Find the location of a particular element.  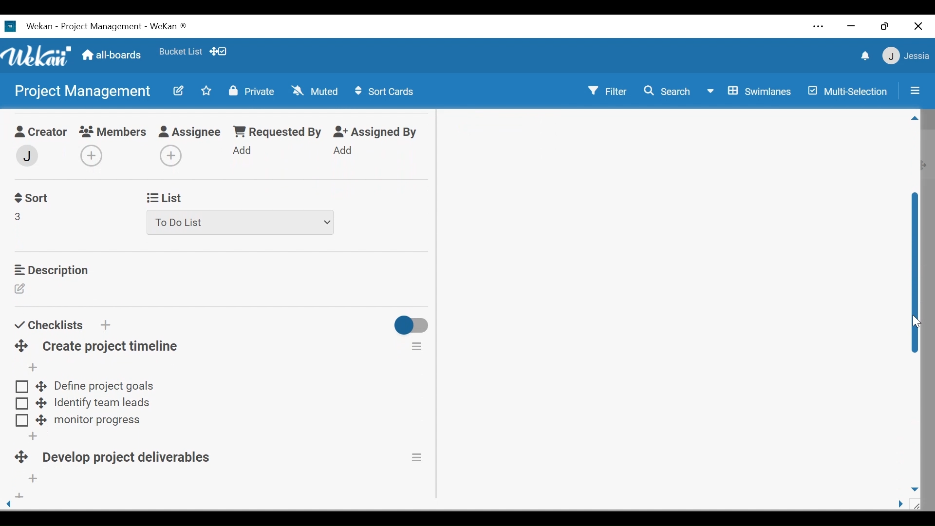

Add Assigned By is located at coordinates (343, 150).